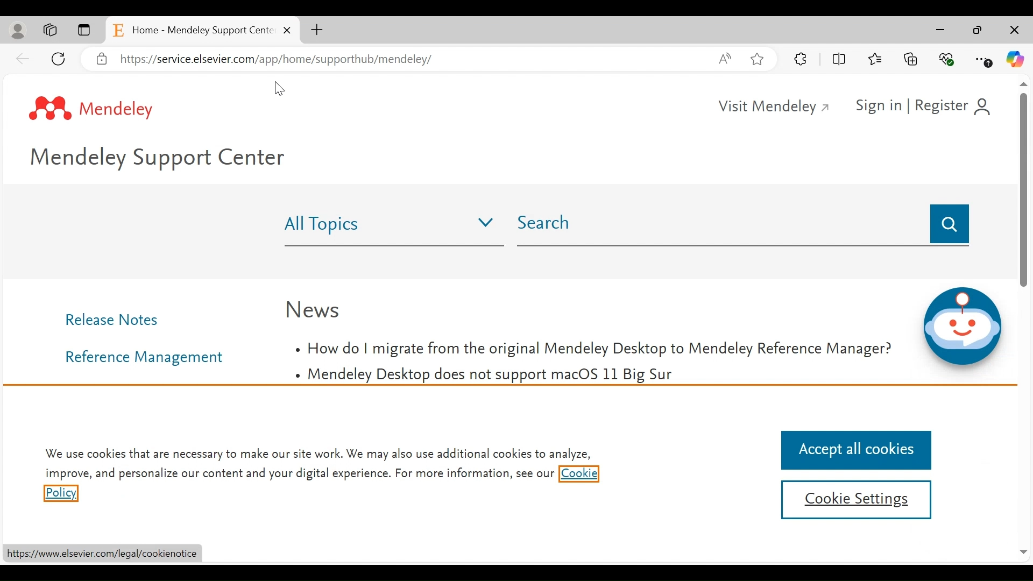  Describe the element at coordinates (203, 30) in the screenshot. I see `Current Tab` at that location.